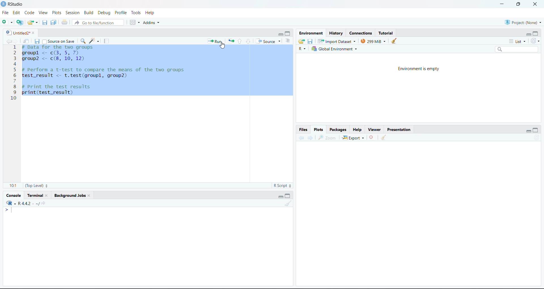 The width and height of the screenshot is (544, 289). I want to click on minimize, so click(529, 34).